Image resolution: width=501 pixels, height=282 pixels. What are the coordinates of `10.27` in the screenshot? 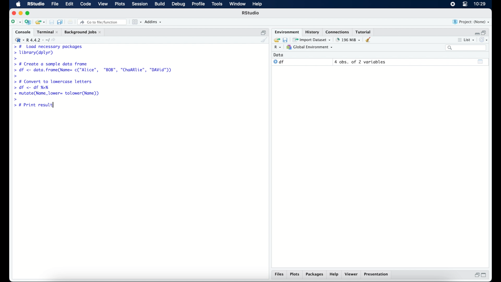 It's located at (480, 4).